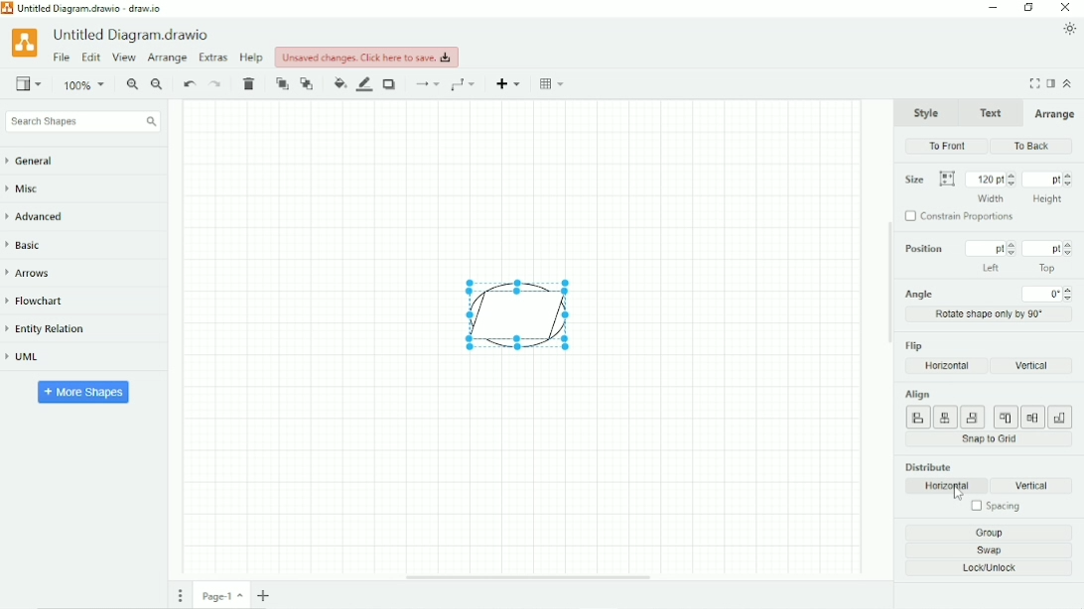 This screenshot has height=609, width=1084. What do you see at coordinates (24, 42) in the screenshot?
I see `Logo` at bounding box center [24, 42].